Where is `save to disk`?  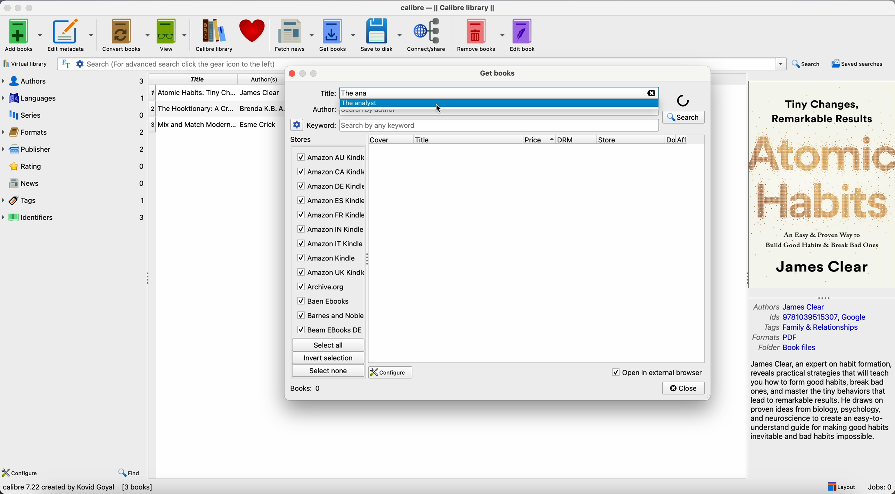 save to disk is located at coordinates (381, 34).